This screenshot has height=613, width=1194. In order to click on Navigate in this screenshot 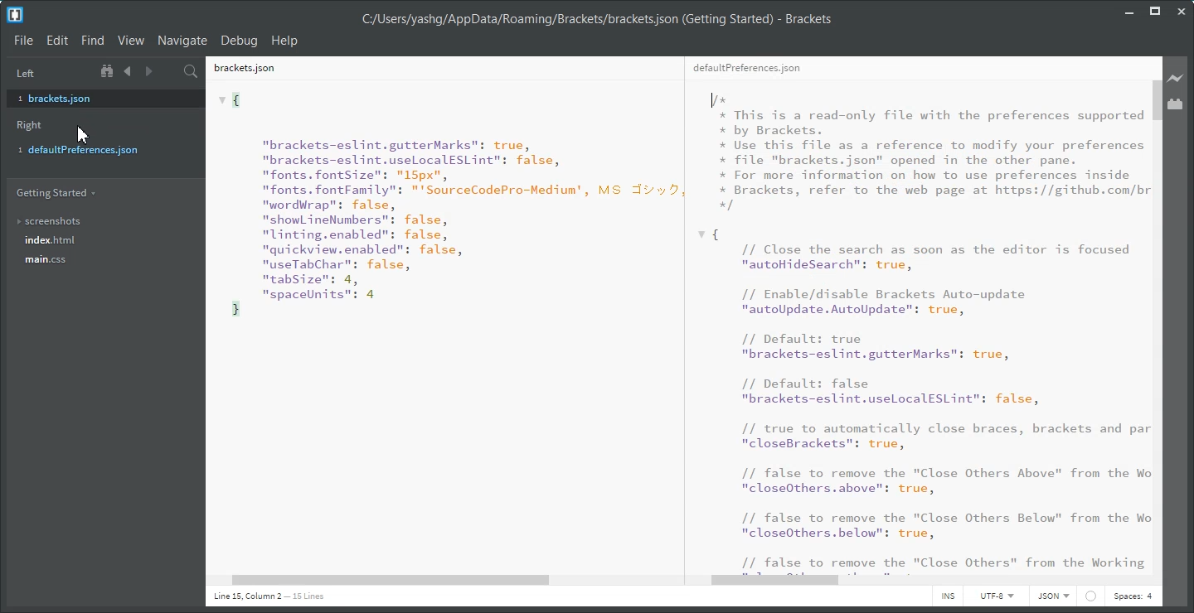, I will do `click(182, 40)`.